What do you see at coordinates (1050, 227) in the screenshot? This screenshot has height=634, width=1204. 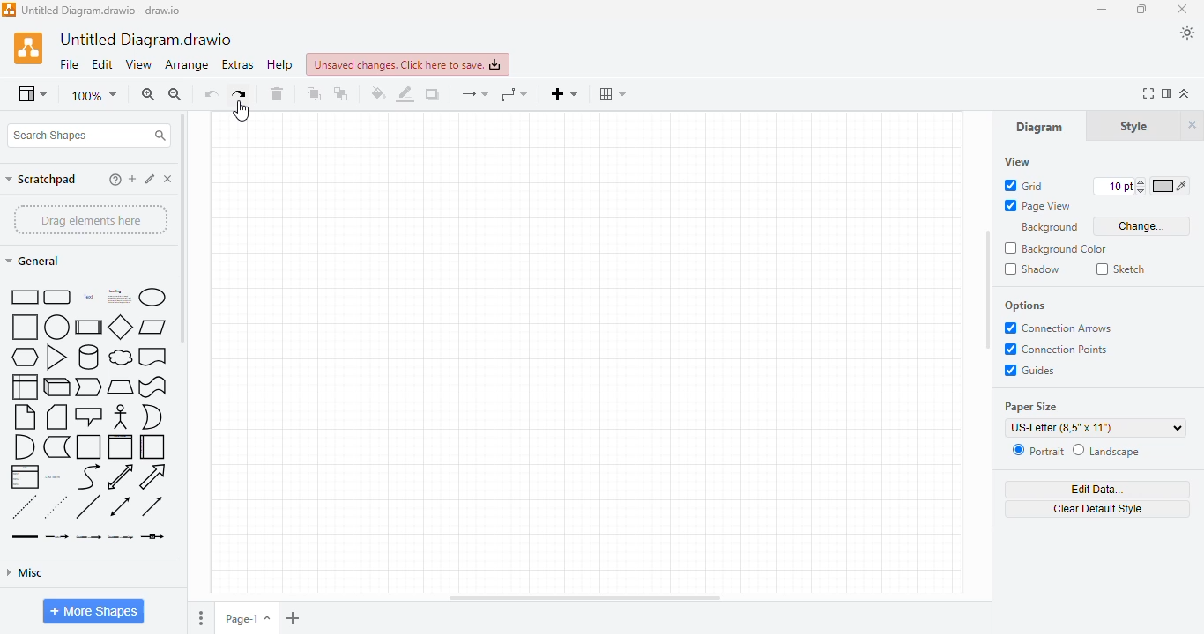 I see `background` at bounding box center [1050, 227].